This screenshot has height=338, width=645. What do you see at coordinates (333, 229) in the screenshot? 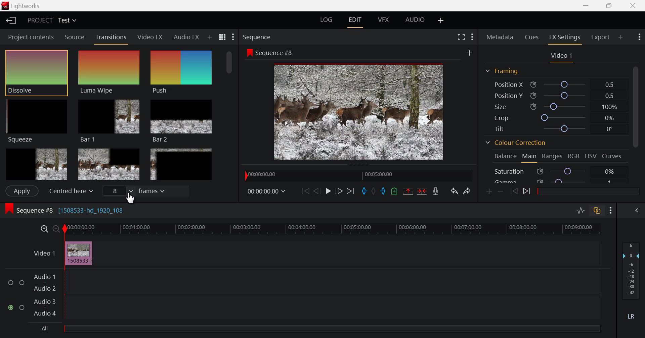
I see `Project Timeline Track` at bounding box center [333, 229].